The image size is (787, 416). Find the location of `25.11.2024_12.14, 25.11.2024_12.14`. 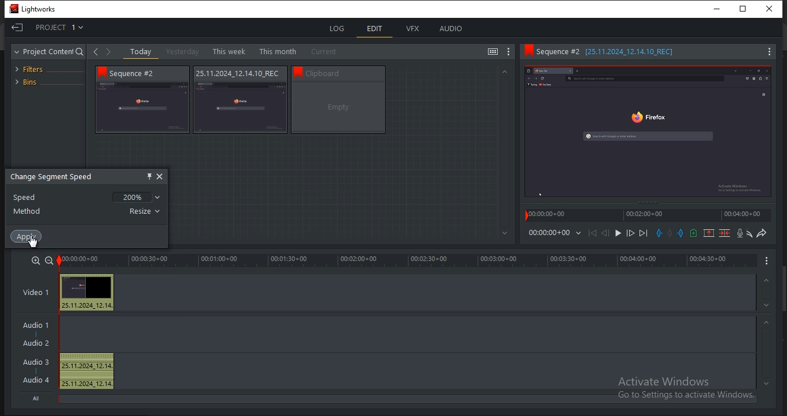

25.11.2024_12.14, 25.11.2024_12.14 is located at coordinates (89, 372).